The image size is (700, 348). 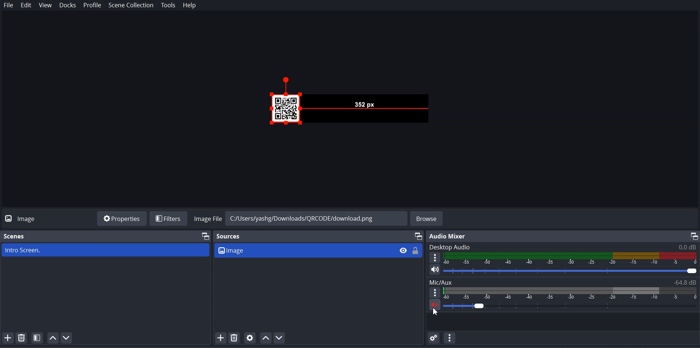 What do you see at coordinates (303, 250) in the screenshot?
I see `Source file` at bounding box center [303, 250].